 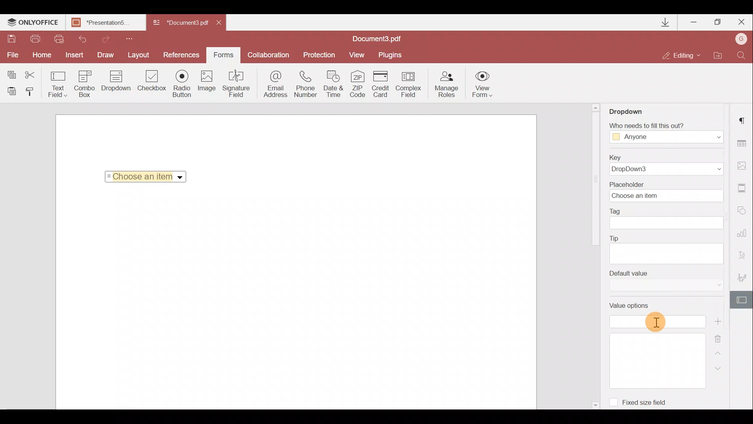 What do you see at coordinates (741, 22) in the screenshot?
I see `Close` at bounding box center [741, 22].